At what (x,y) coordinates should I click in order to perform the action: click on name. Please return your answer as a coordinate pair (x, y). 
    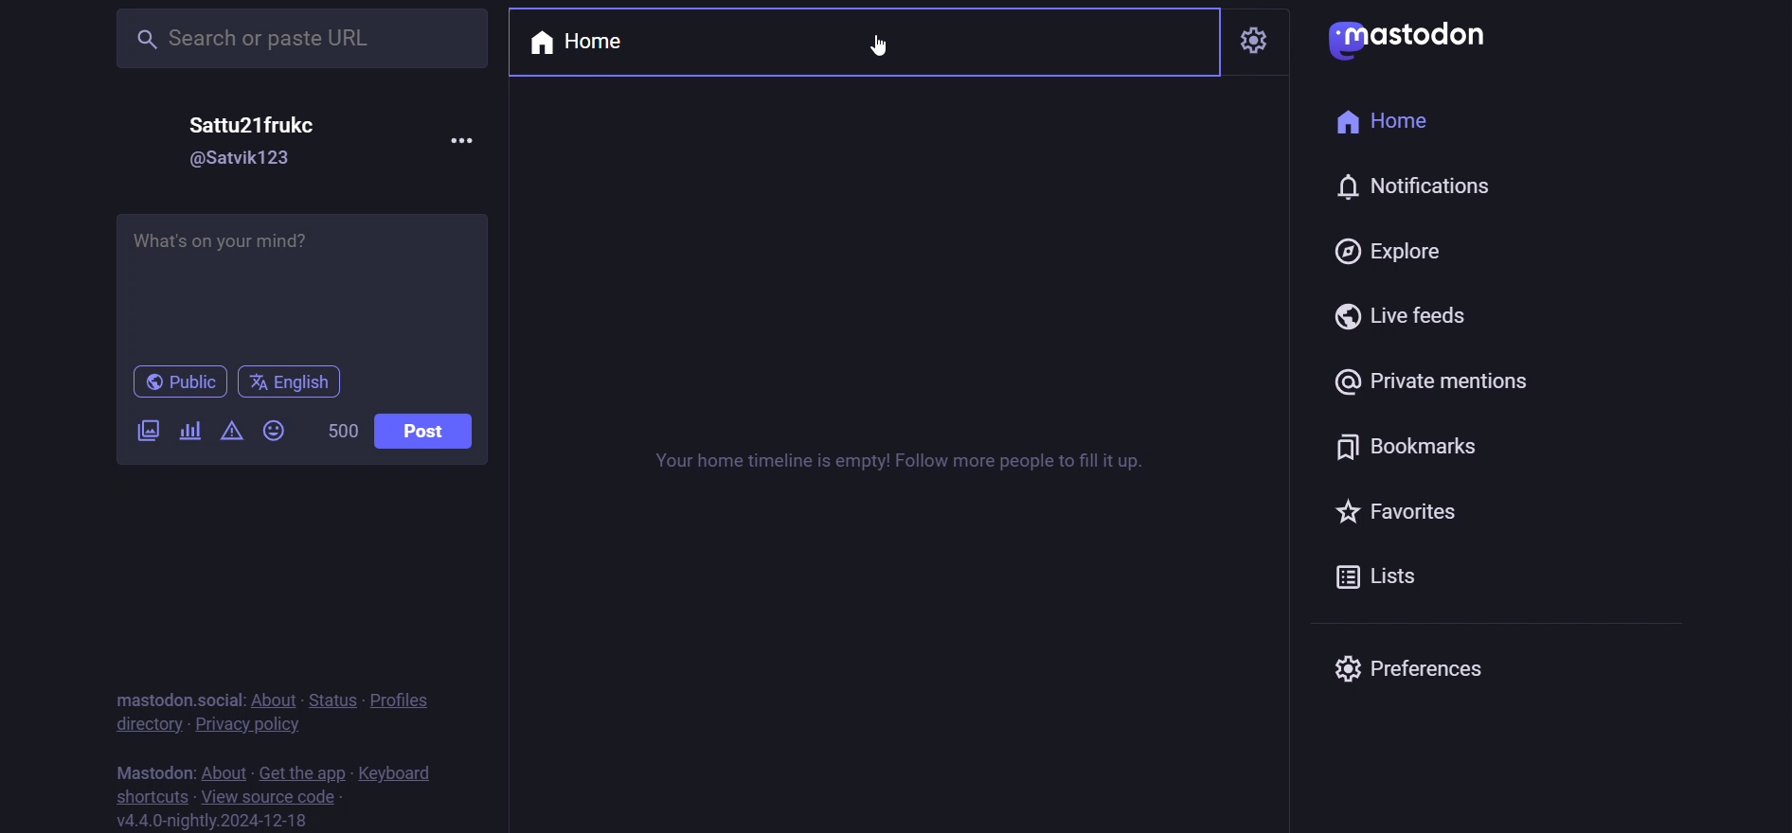
    Looking at the image, I should click on (259, 126).